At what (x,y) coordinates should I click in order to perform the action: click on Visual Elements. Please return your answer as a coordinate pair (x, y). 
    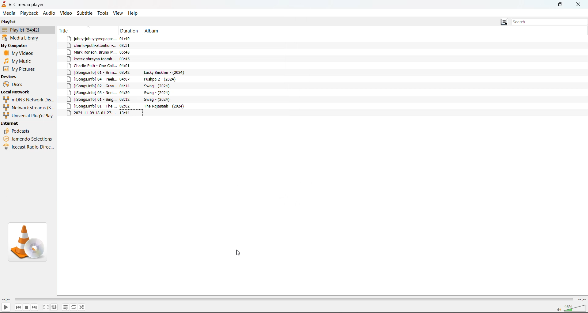
    Looking at the image, I should click on (572, 307).